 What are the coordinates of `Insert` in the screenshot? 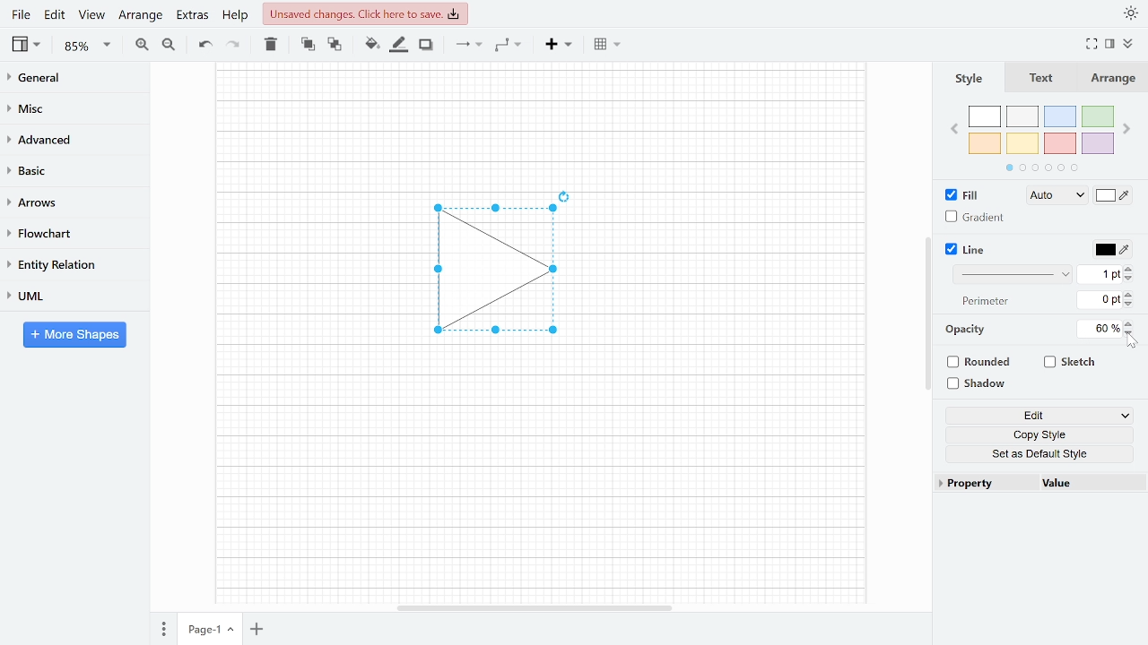 It's located at (559, 43).